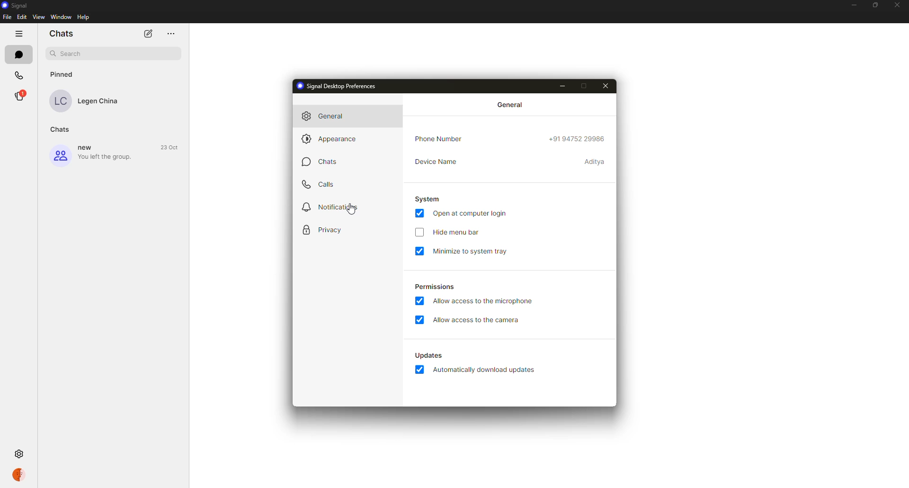 The width and height of the screenshot is (909, 488). I want to click on menu, so click(171, 34).